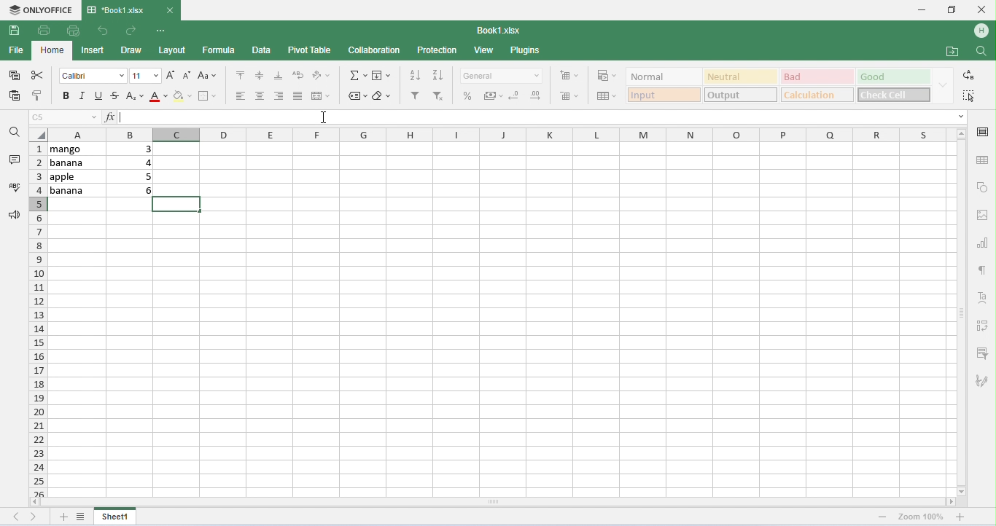  Describe the element at coordinates (961, 311) in the screenshot. I see `vertical scroll bar` at that location.